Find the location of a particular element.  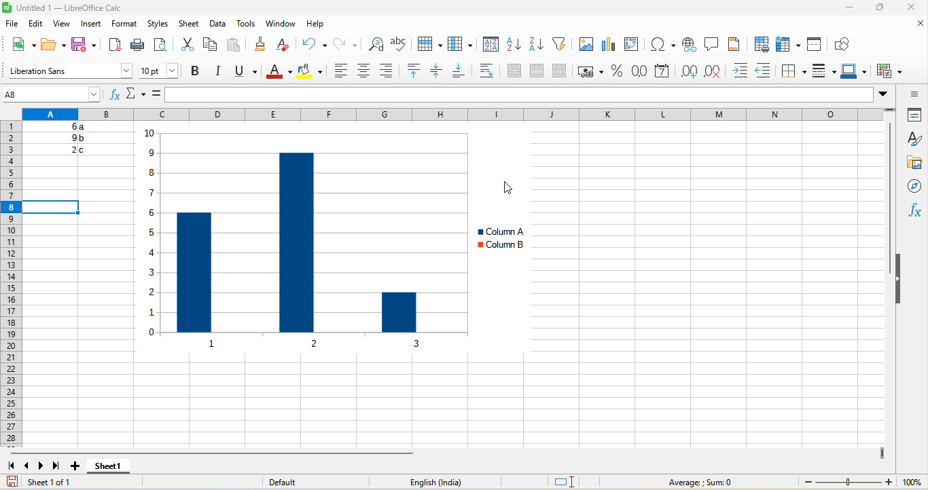

function wizard is located at coordinates (115, 95).